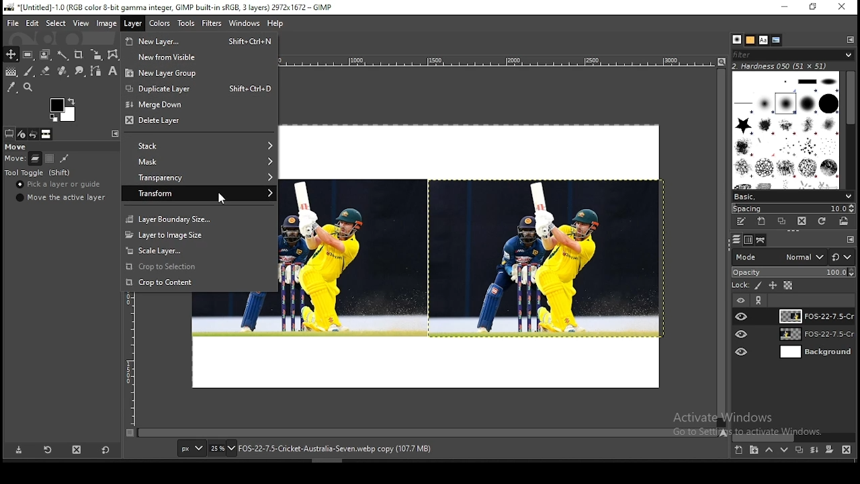  Describe the element at coordinates (170, 40) in the screenshot. I see `new layer` at that location.